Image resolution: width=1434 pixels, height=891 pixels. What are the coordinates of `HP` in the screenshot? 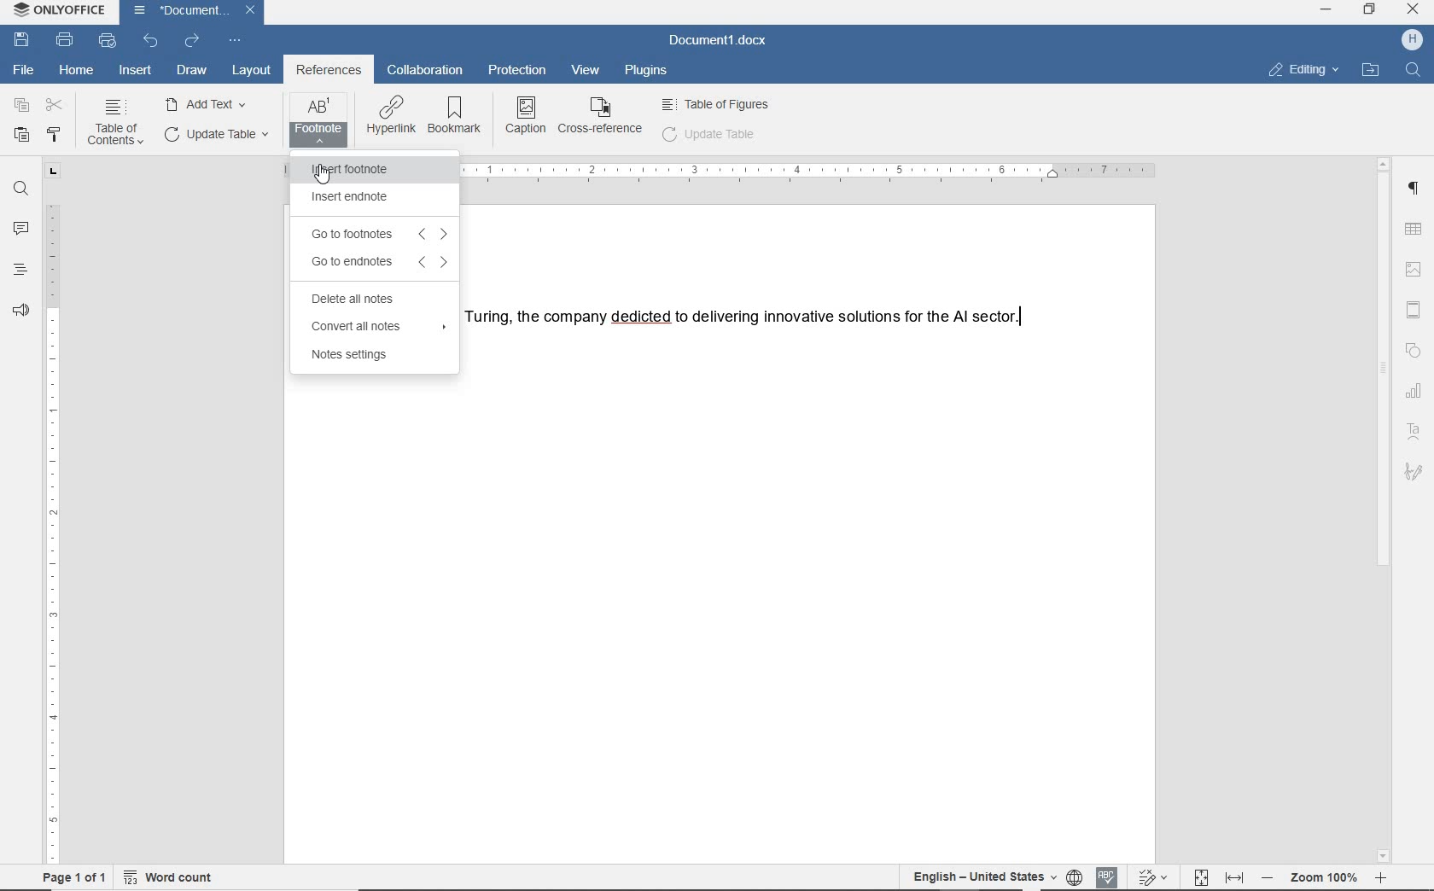 It's located at (1412, 41).